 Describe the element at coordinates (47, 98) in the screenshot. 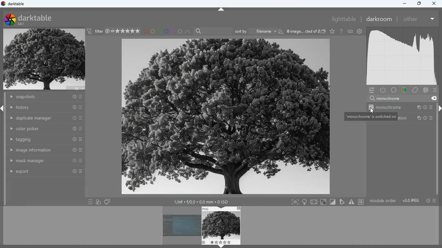

I see `snapshots` at that location.